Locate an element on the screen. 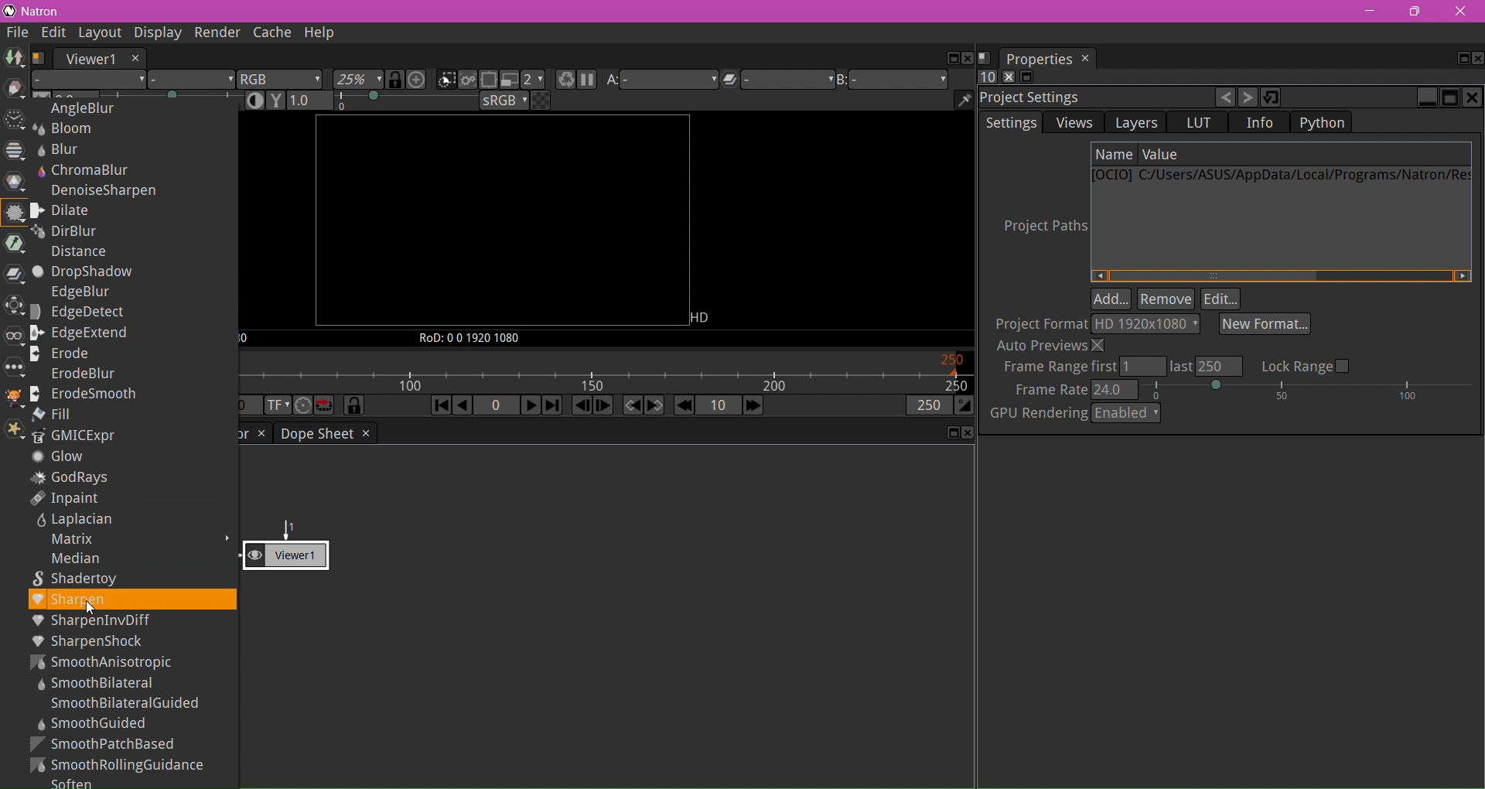 The image size is (1485, 789). Set the Frame Rate is located at coordinates (1245, 389).